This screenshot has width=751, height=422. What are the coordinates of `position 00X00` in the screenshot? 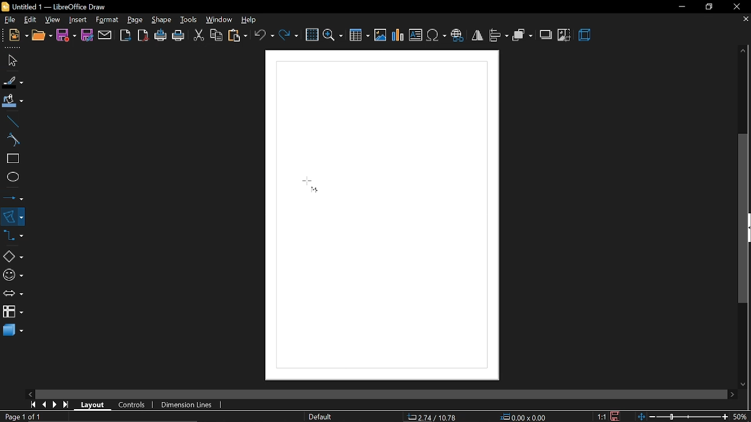 It's located at (523, 415).